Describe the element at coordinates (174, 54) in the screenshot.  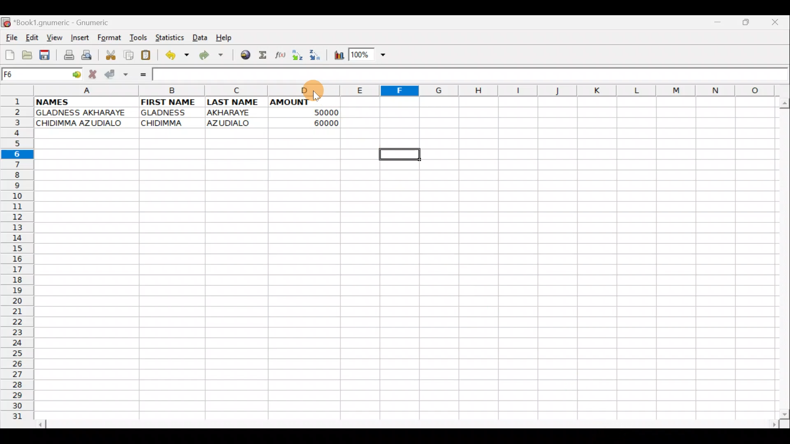
I see `Undo last action` at that location.